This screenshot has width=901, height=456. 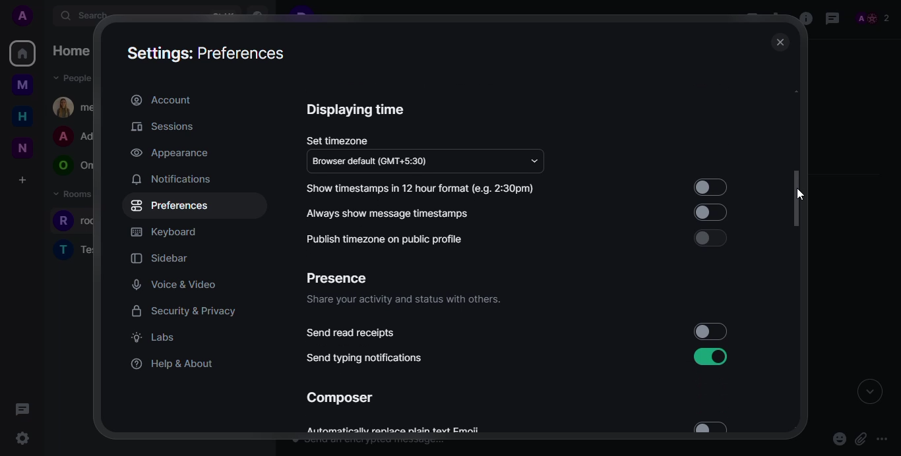 What do you see at coordinates (77, 107) in the screenshot?
I see `my room` at bounding box center [77, 107].